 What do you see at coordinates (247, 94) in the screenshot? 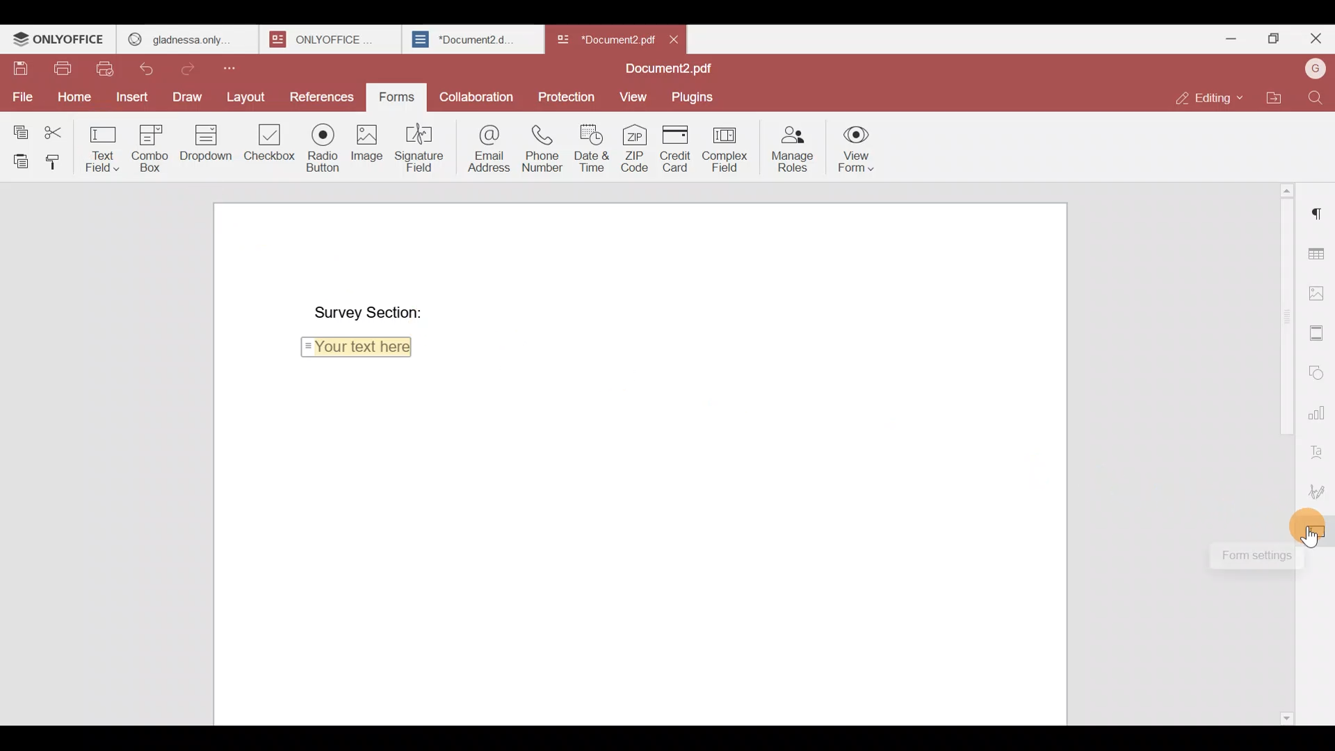
I see `Layout` at bounding box center [247, 94].